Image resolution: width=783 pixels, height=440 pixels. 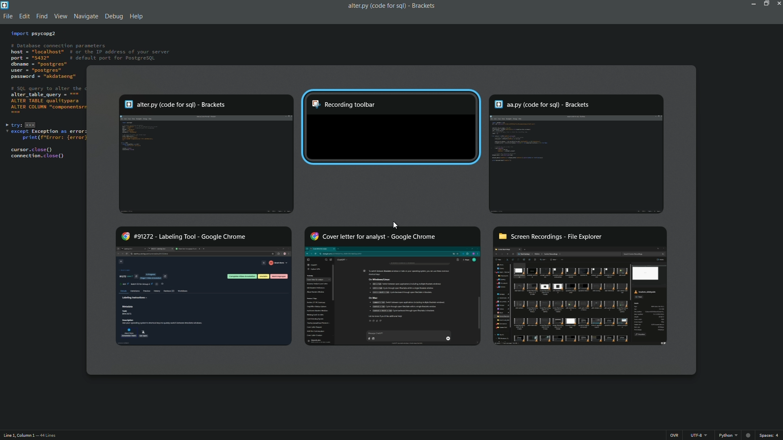 What do you see at coordinates (392, 285) in the screenshot?
I see `Cover letter for analyst - Google Chrome` at bounding box center [392, 285].